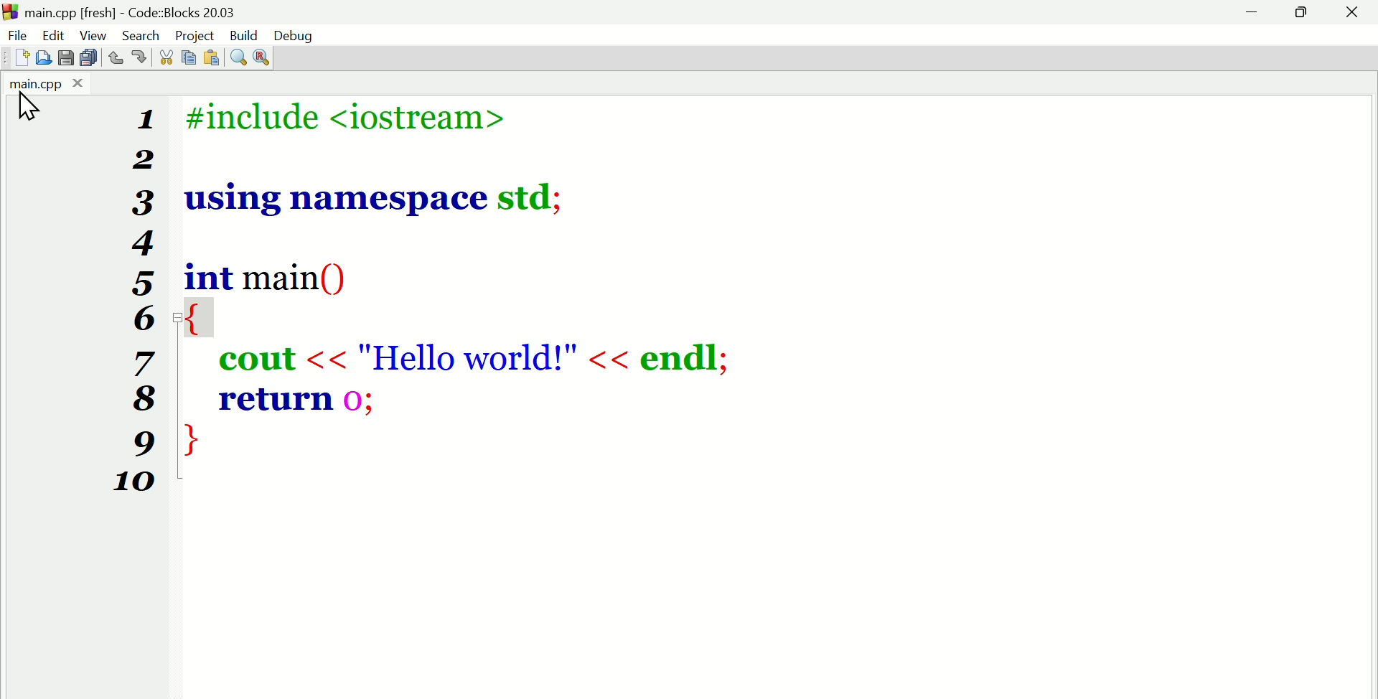 The height and width of the screenshot is (699, 1378). What do you see at coordinates (85, 59) in the screenshot?
I see `Save all` at bounding box center [85, 59].